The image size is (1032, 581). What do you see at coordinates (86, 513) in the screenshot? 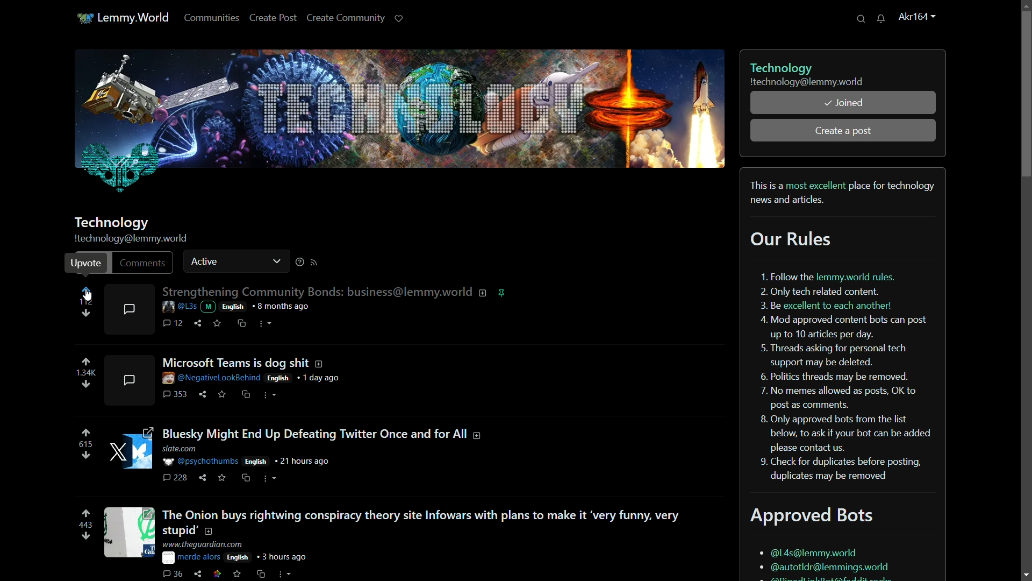
I see `upvote` at bounding box center [86, 513].